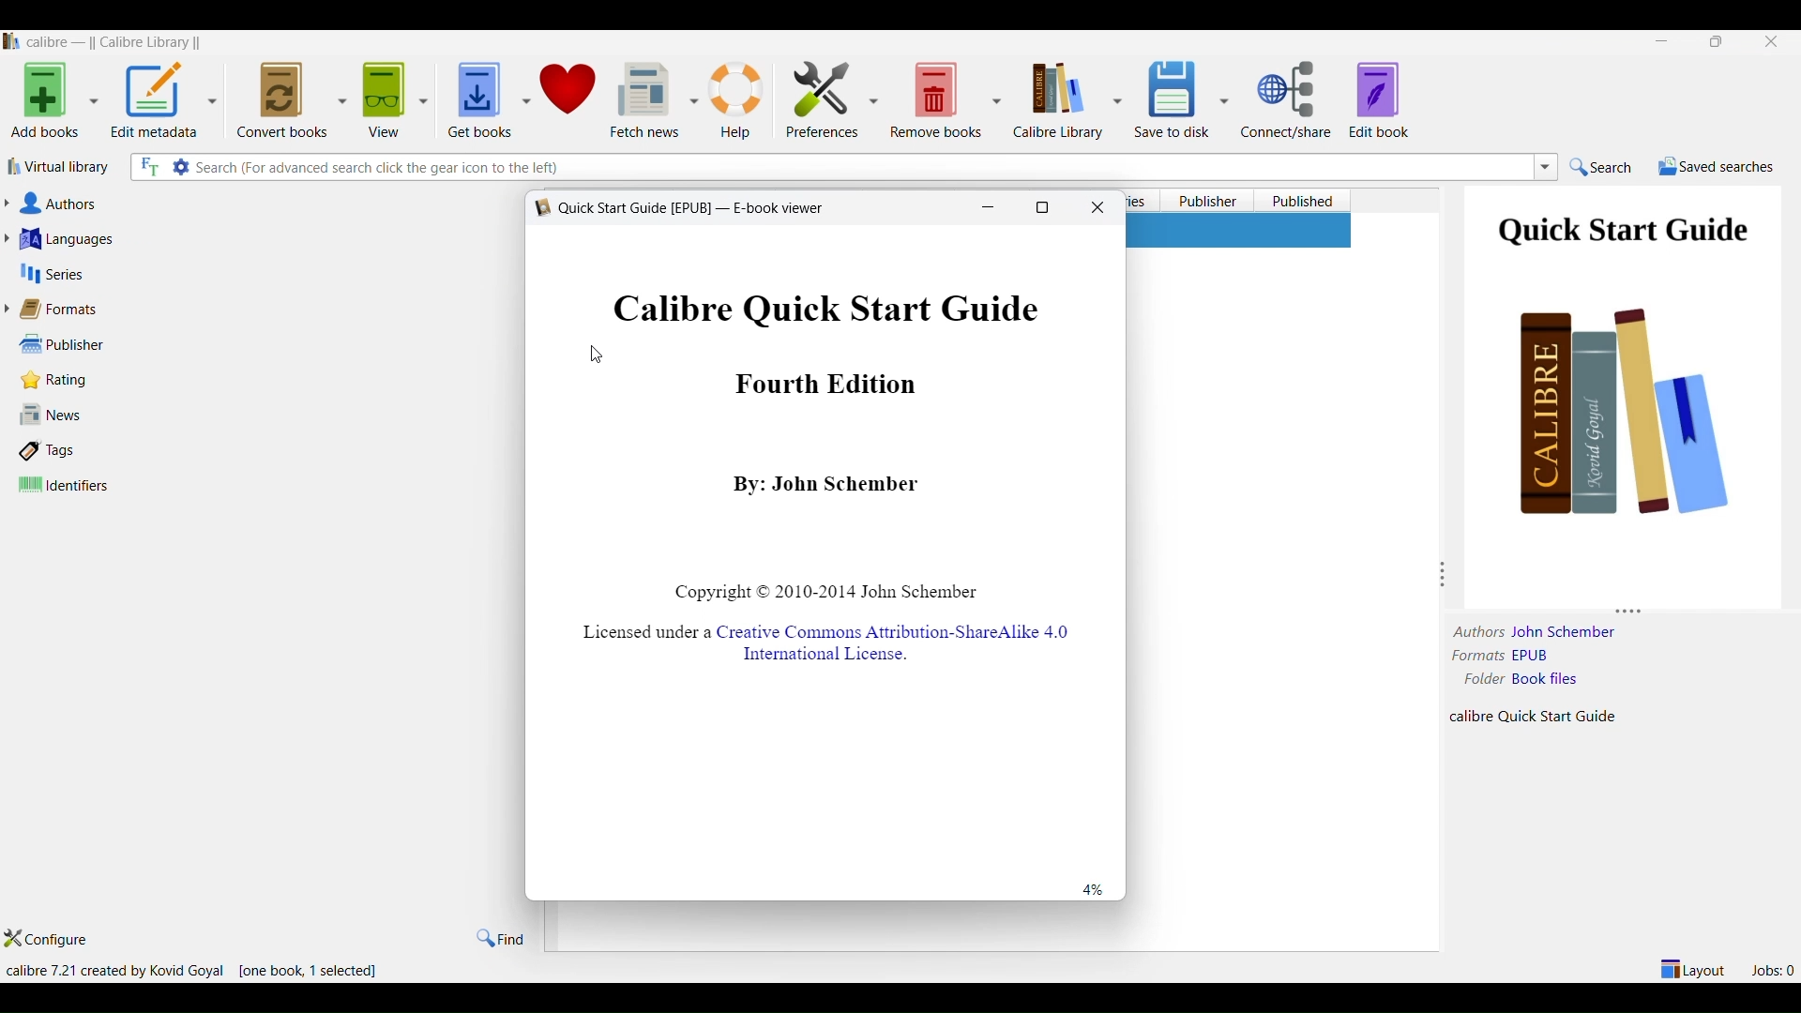 The image size is (1801, 1013). What do you see at coordinates (480, 97) in the screenshot?
I see `get books` at bounding box center [480, 97].